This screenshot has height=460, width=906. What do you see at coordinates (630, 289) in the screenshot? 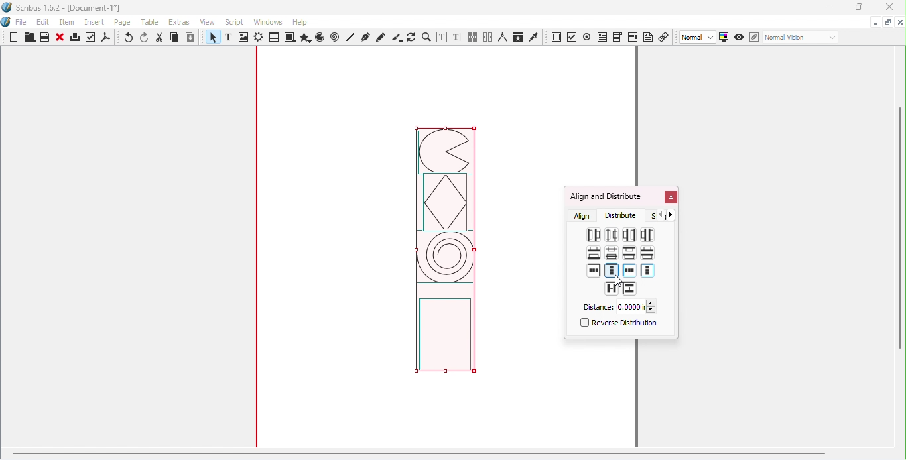
I see `Make vertical gaps between items equal to the value specified` at bounding box center [630, 289].